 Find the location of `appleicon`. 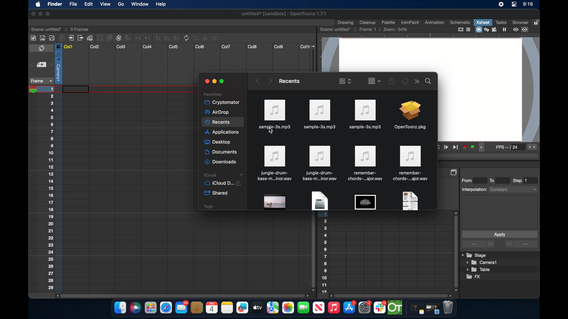

appleicon is located at coordinates (38, 5).